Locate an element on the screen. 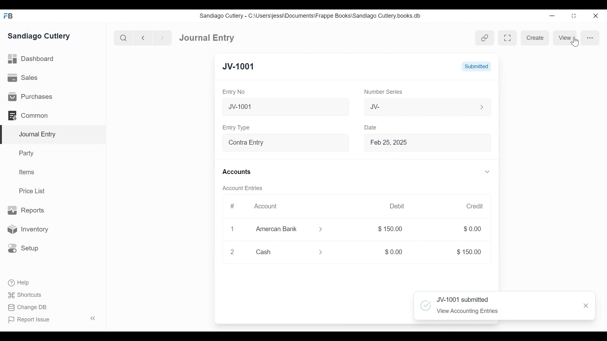  Debit is located at coordinates (395, 206).